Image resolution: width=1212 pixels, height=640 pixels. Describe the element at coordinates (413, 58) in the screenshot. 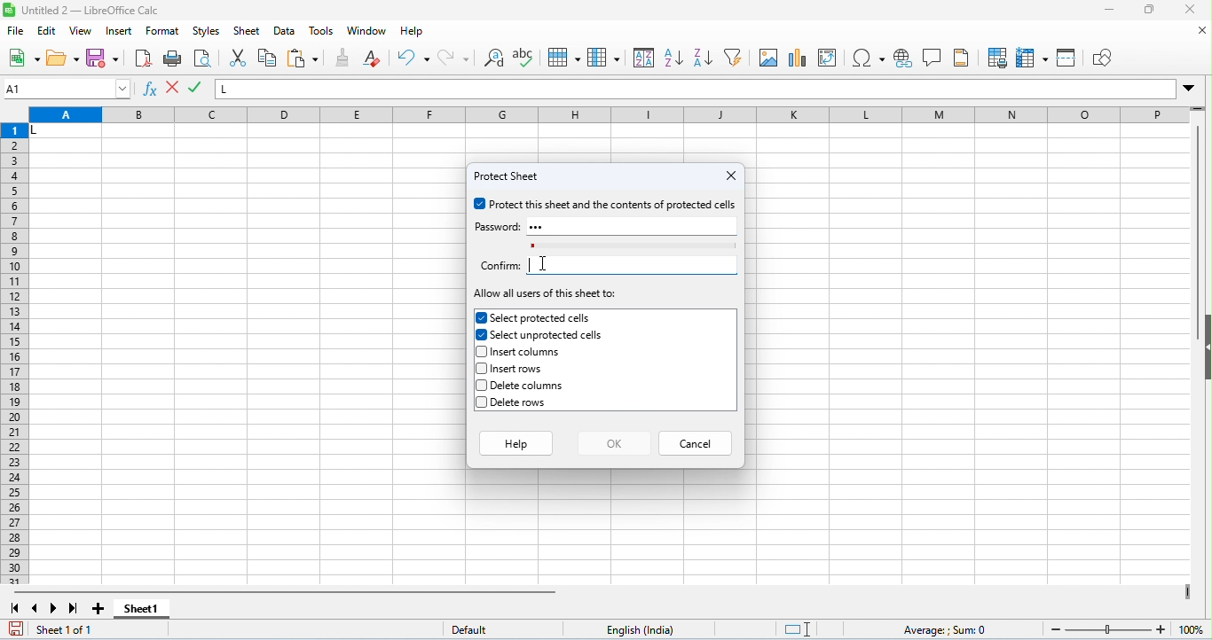

I see `undo ` at that location.